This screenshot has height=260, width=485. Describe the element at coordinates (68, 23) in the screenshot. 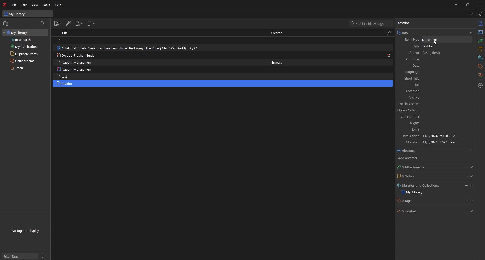

I see `add items by identifier` at that location.